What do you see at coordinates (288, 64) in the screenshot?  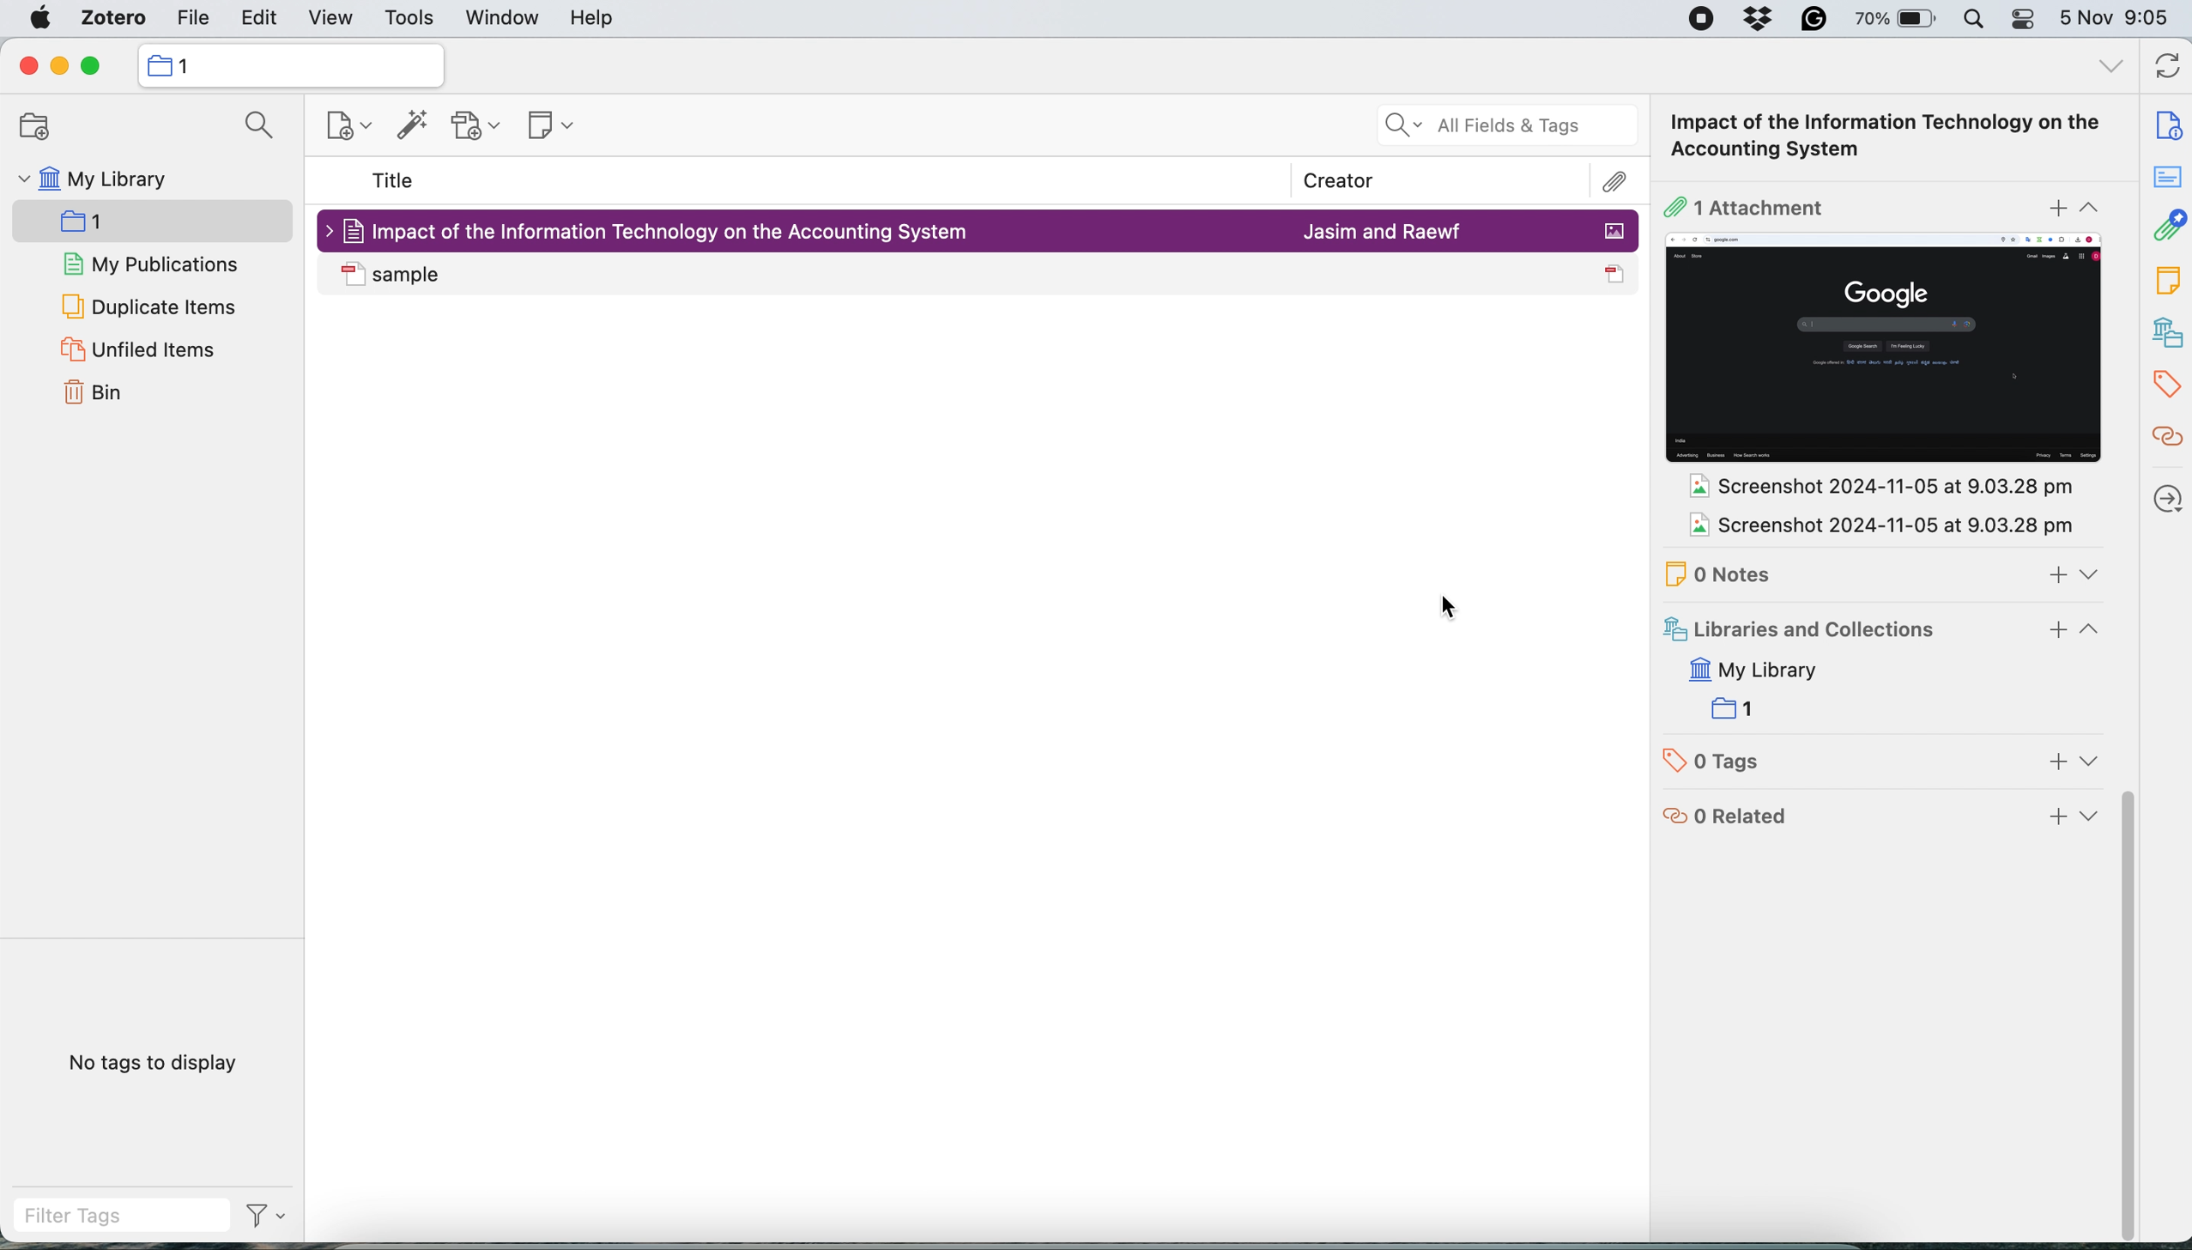 I see `new collection` at bounding box center [288, 64].